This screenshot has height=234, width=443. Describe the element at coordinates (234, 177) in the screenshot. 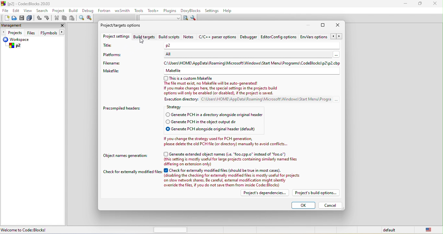

I see `. 8 Check for externally modified files (should be true in most cases).(disabling the checking for externally modified files is mostly useful for projects on slow network shares. Be careful, external modification might silently override the files, if you do not save them from inside Code::Blocks).` at that location.